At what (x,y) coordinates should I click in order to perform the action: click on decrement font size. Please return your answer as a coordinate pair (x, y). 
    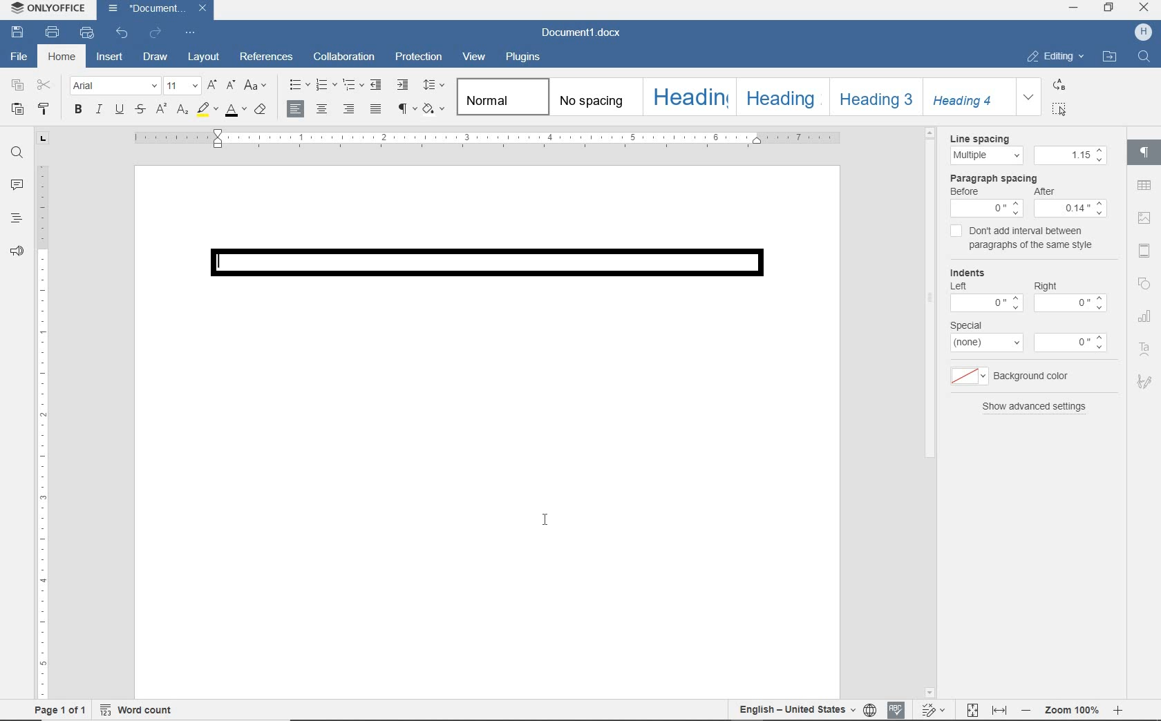
    Looking at the image, I should click on (230, 85).